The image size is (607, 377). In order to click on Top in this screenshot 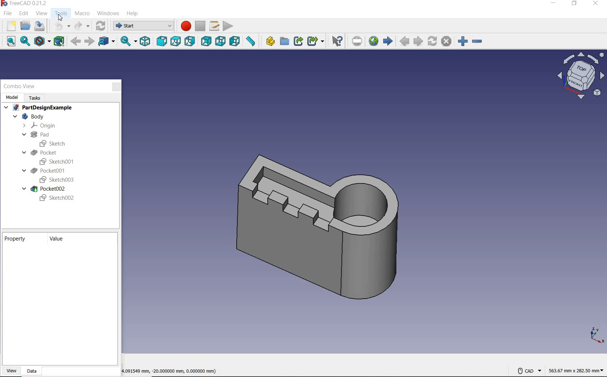, I will do `click(176, 43)`.